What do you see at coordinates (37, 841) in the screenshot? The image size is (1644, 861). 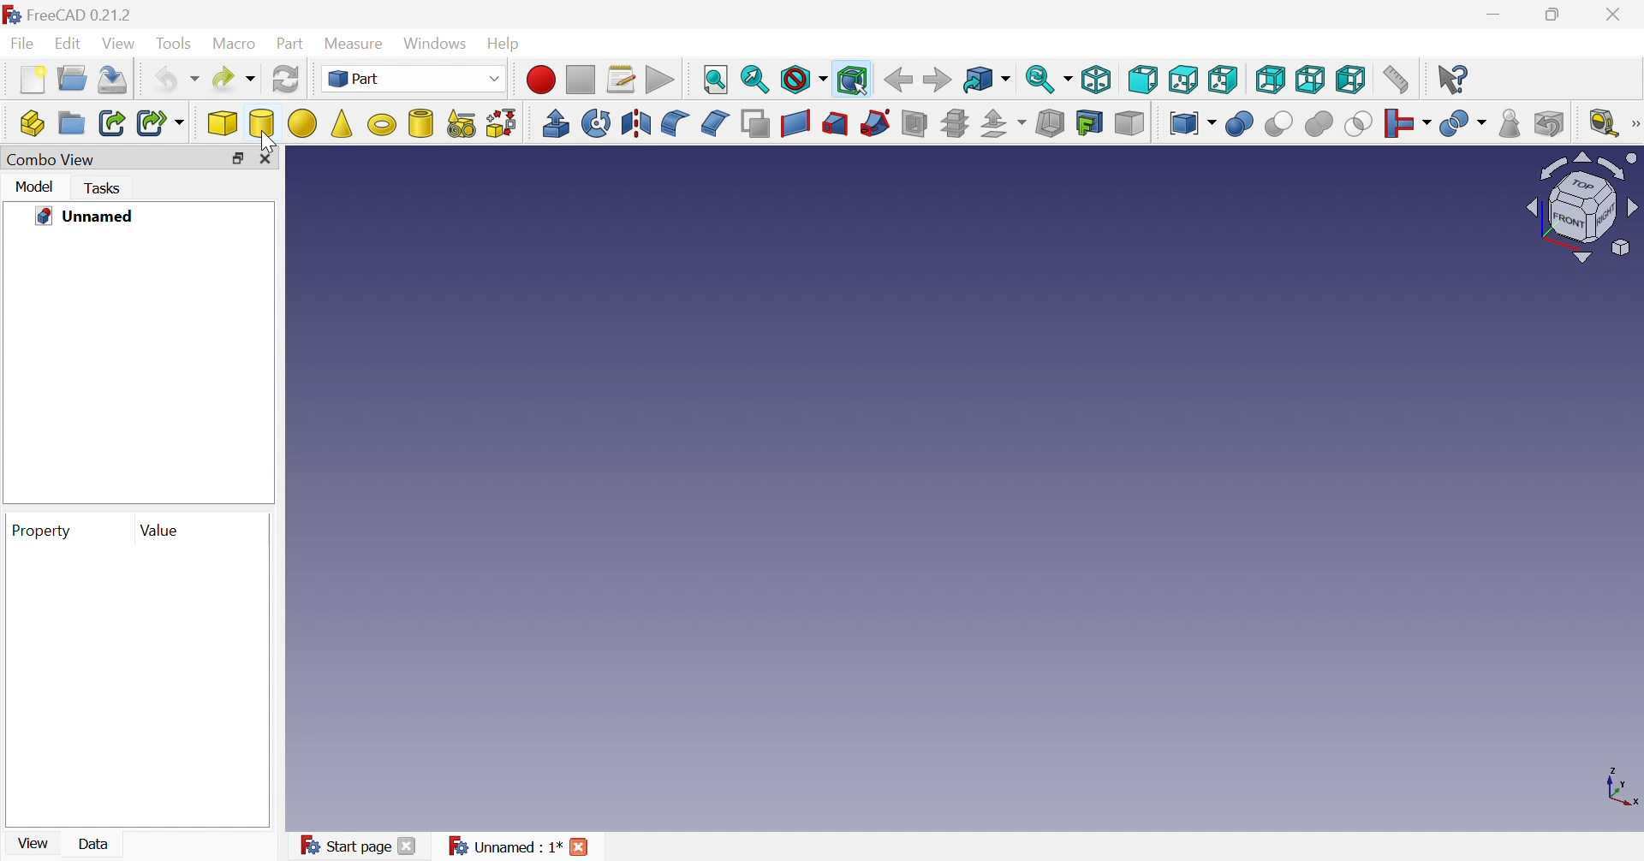 I see `View` at bounding box center [37, 841].